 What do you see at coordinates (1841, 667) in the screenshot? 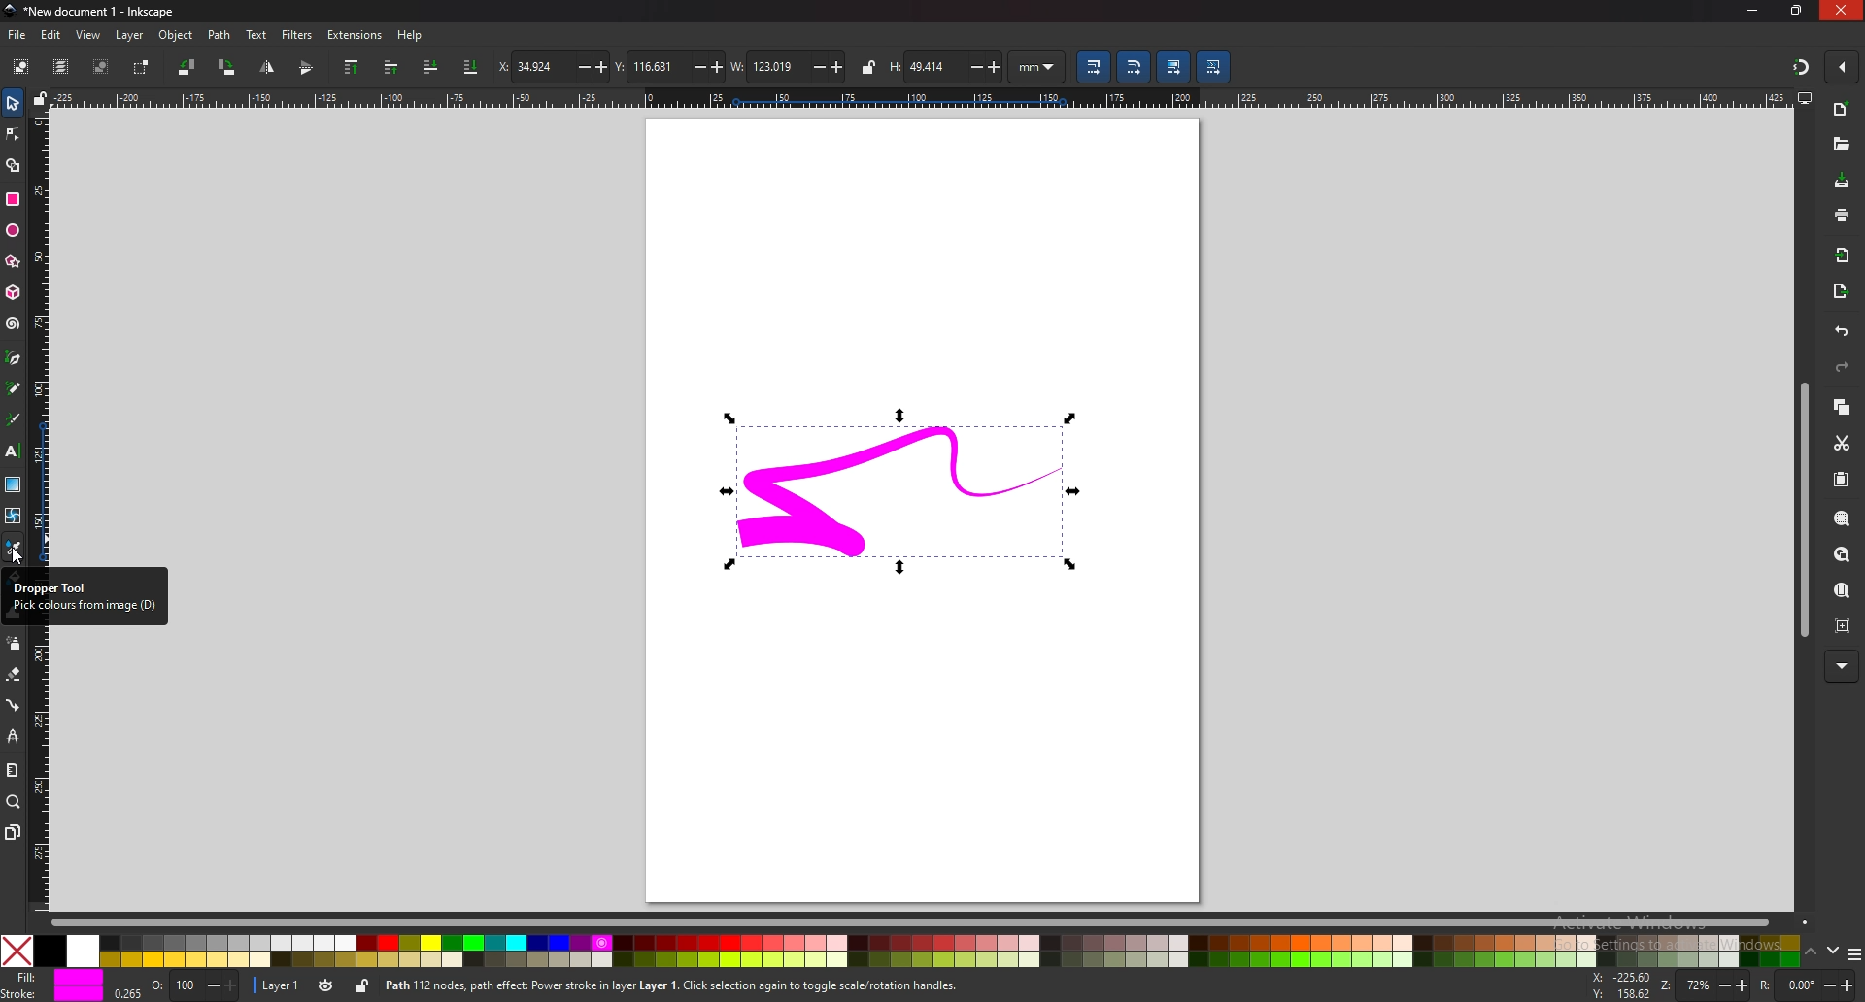
I see `more` at bounding box center [1841, 667].